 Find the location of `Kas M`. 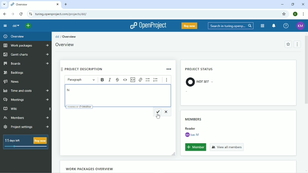

Kas M is located at coordinates (192, 135).